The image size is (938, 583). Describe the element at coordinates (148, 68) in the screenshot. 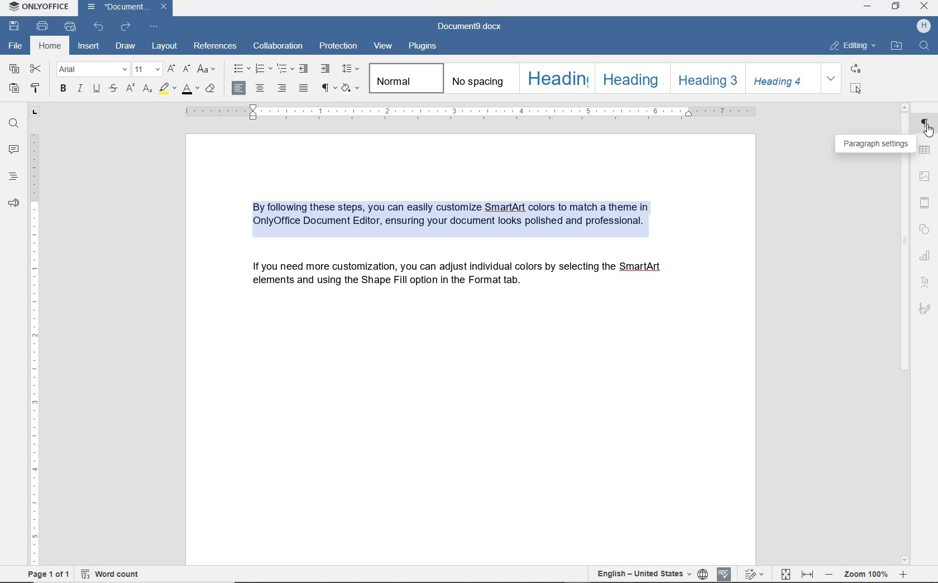

I see `font size` at that location.